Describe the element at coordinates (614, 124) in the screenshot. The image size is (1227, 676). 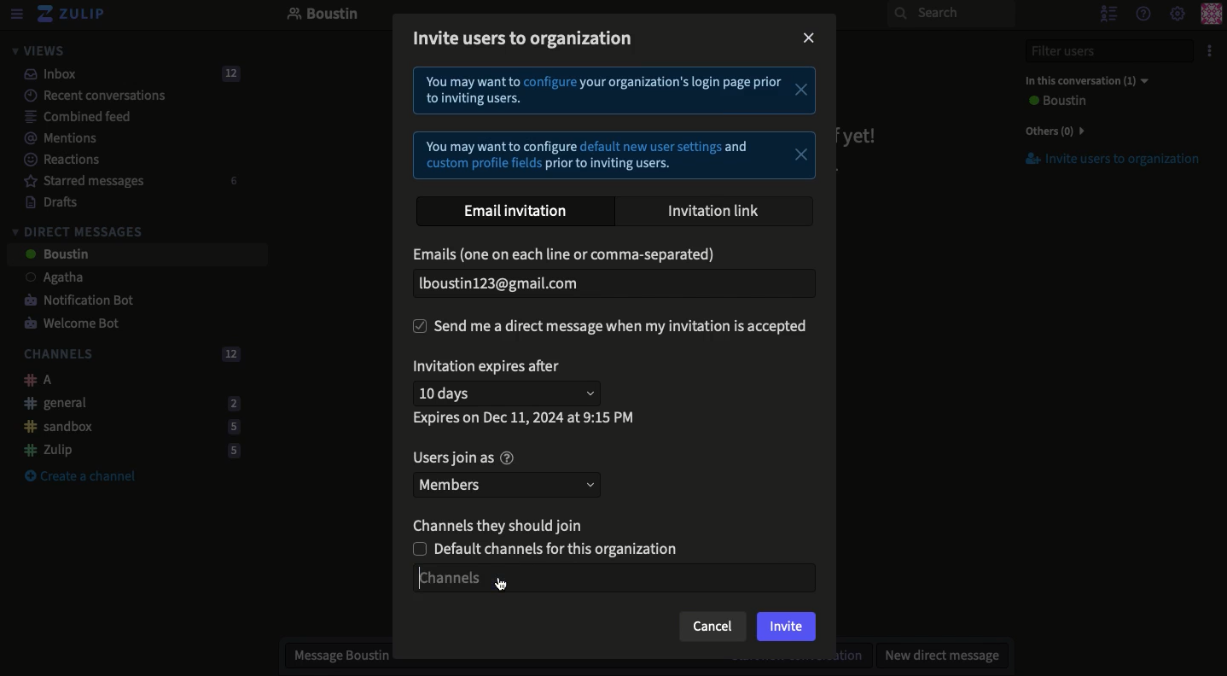
I see `Instructional text` at that location.